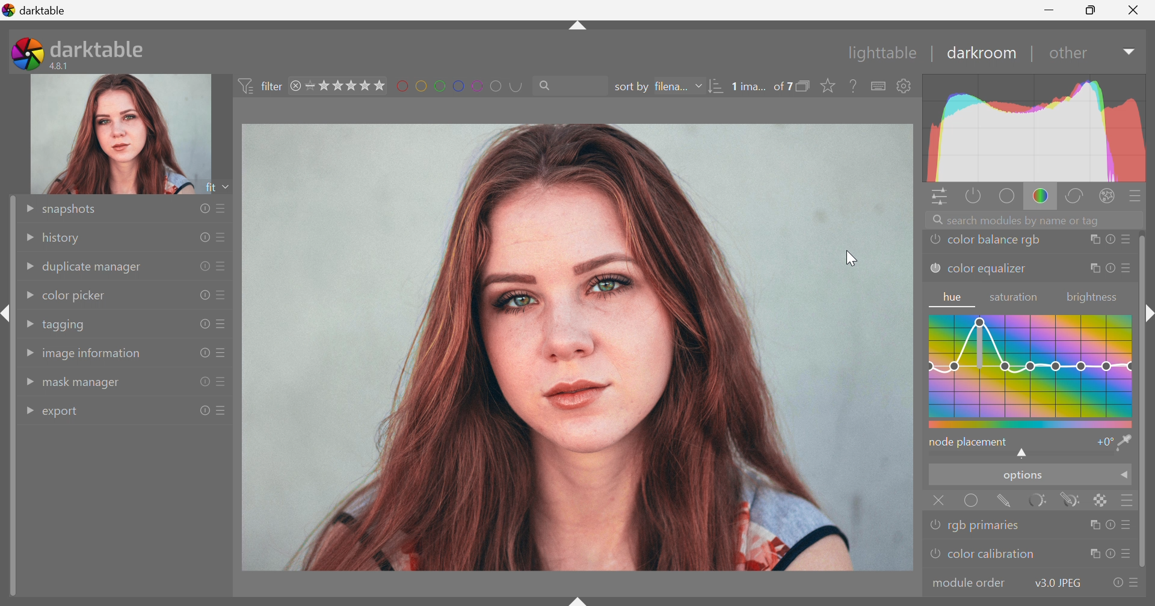 Image resolution: width=1155 pixels, height=606 pixels. What do you see at coordinates (203, 323) in the screenshot?
I see `reset` at bounding box center [203, 323].